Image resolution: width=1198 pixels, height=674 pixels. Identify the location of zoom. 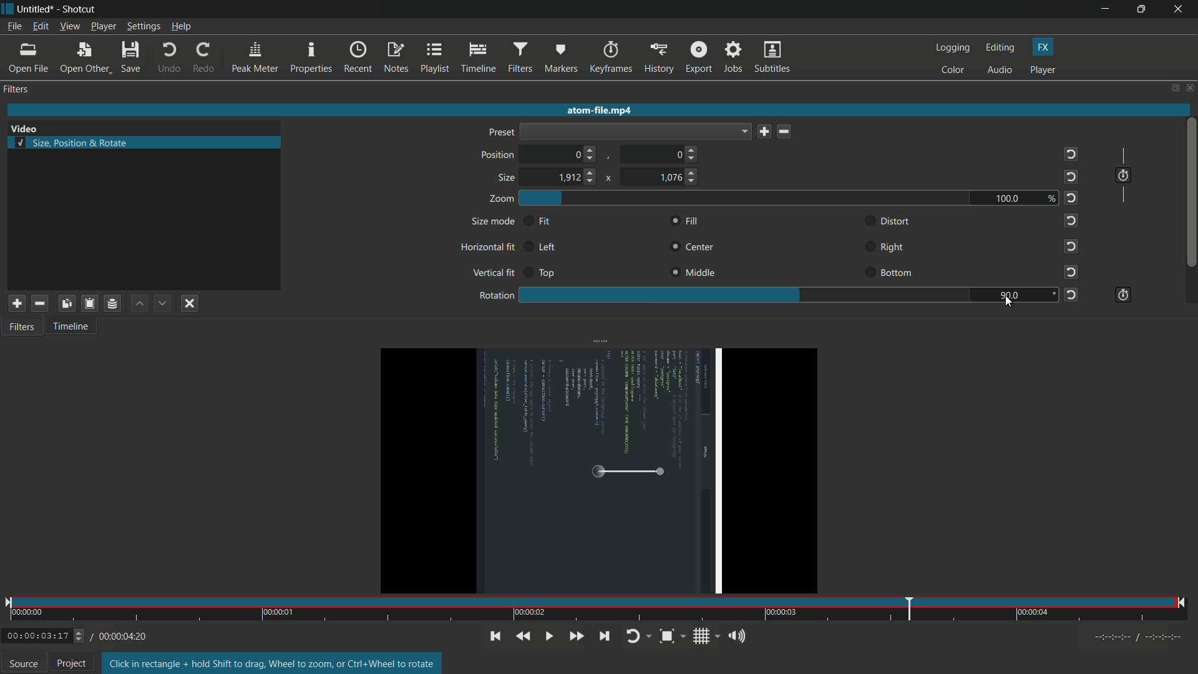
(501, 199).